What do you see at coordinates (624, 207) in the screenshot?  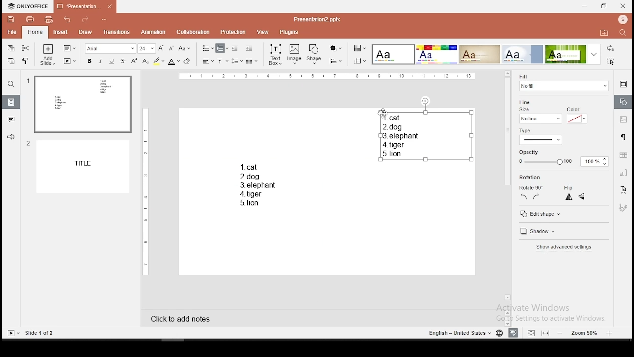 I see `art` at bounding box center [624, 207].